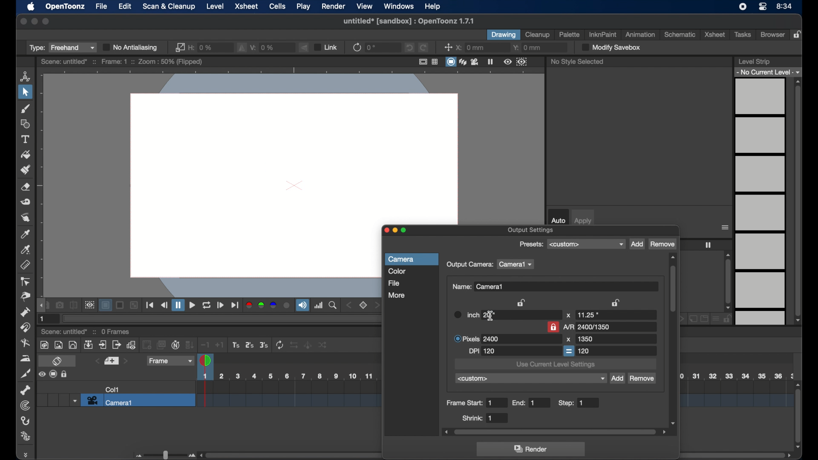  I want to click on , so click(207, 305).